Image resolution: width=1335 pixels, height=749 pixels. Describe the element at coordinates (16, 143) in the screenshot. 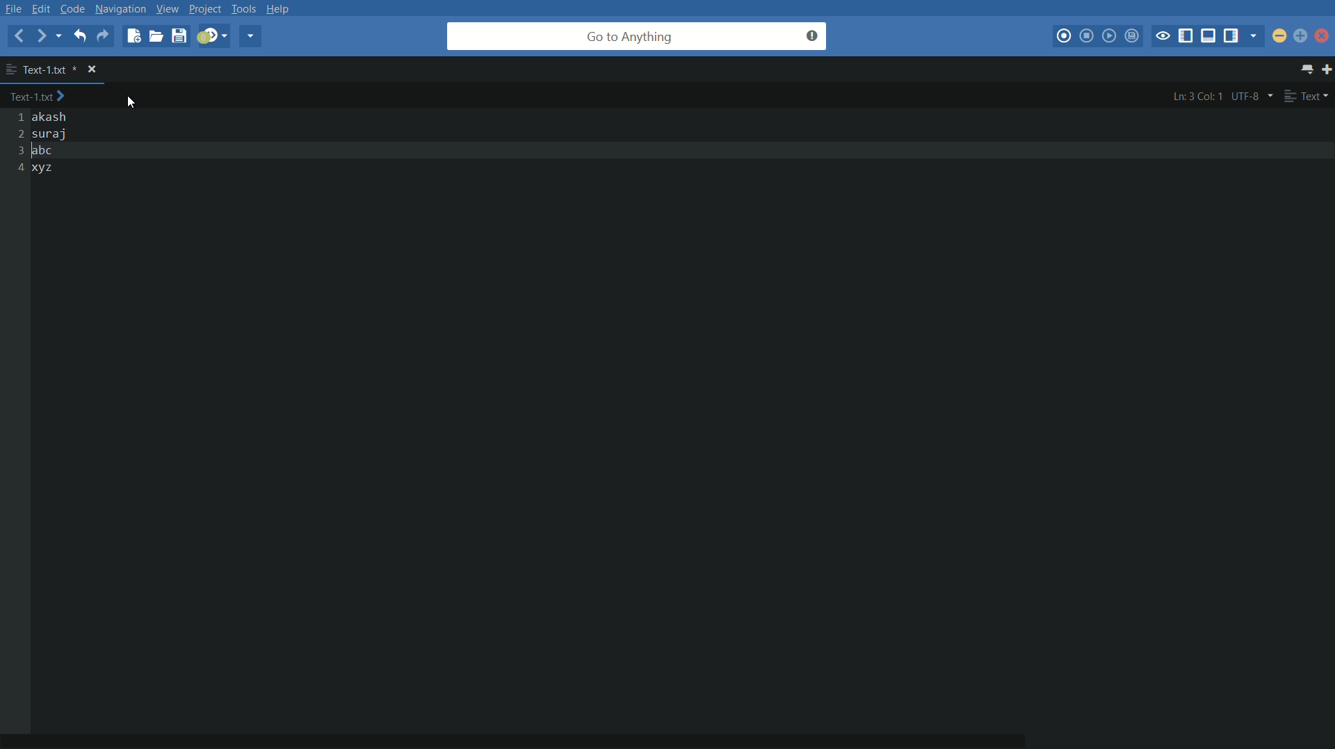

I see `1 2 3 4` at that location.